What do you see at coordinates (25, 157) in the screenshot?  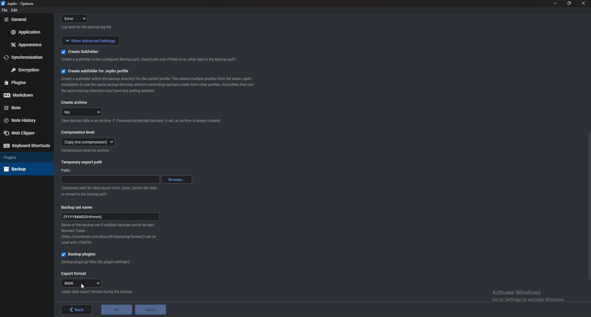 I see `Plugins` at bounding box center [25, 157].